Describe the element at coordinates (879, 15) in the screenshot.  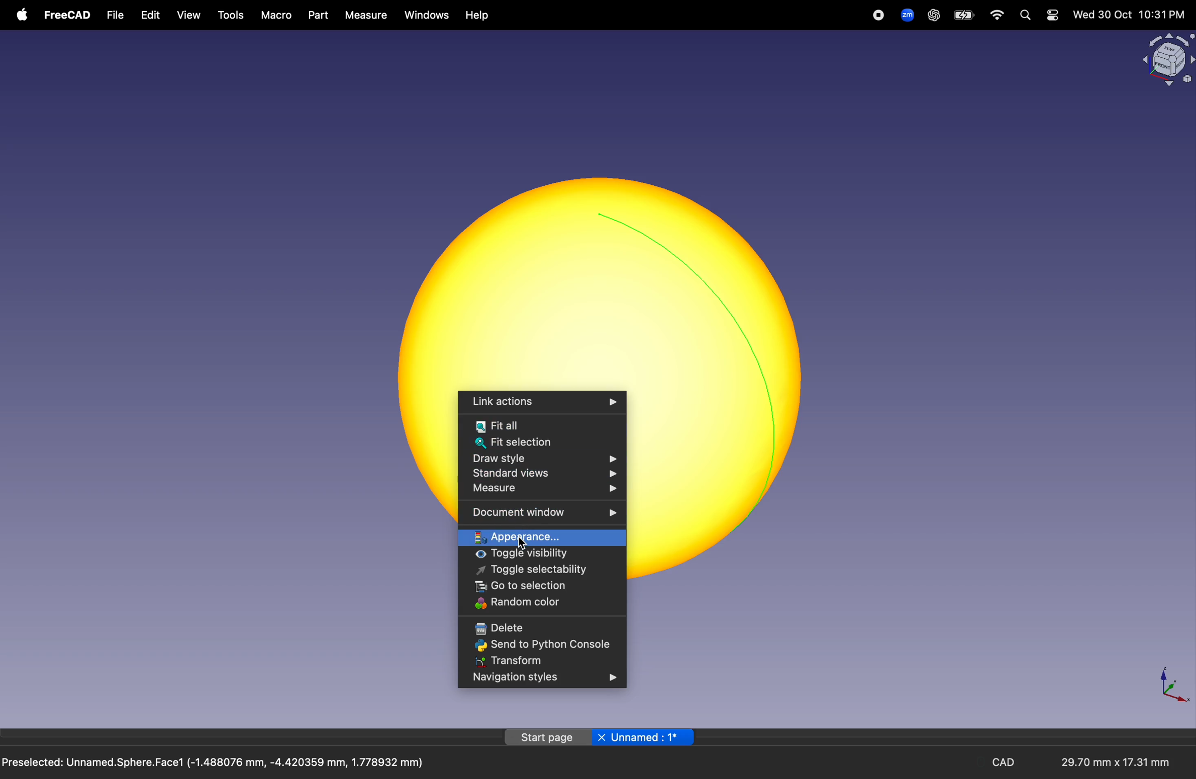
I see `record` at that location.